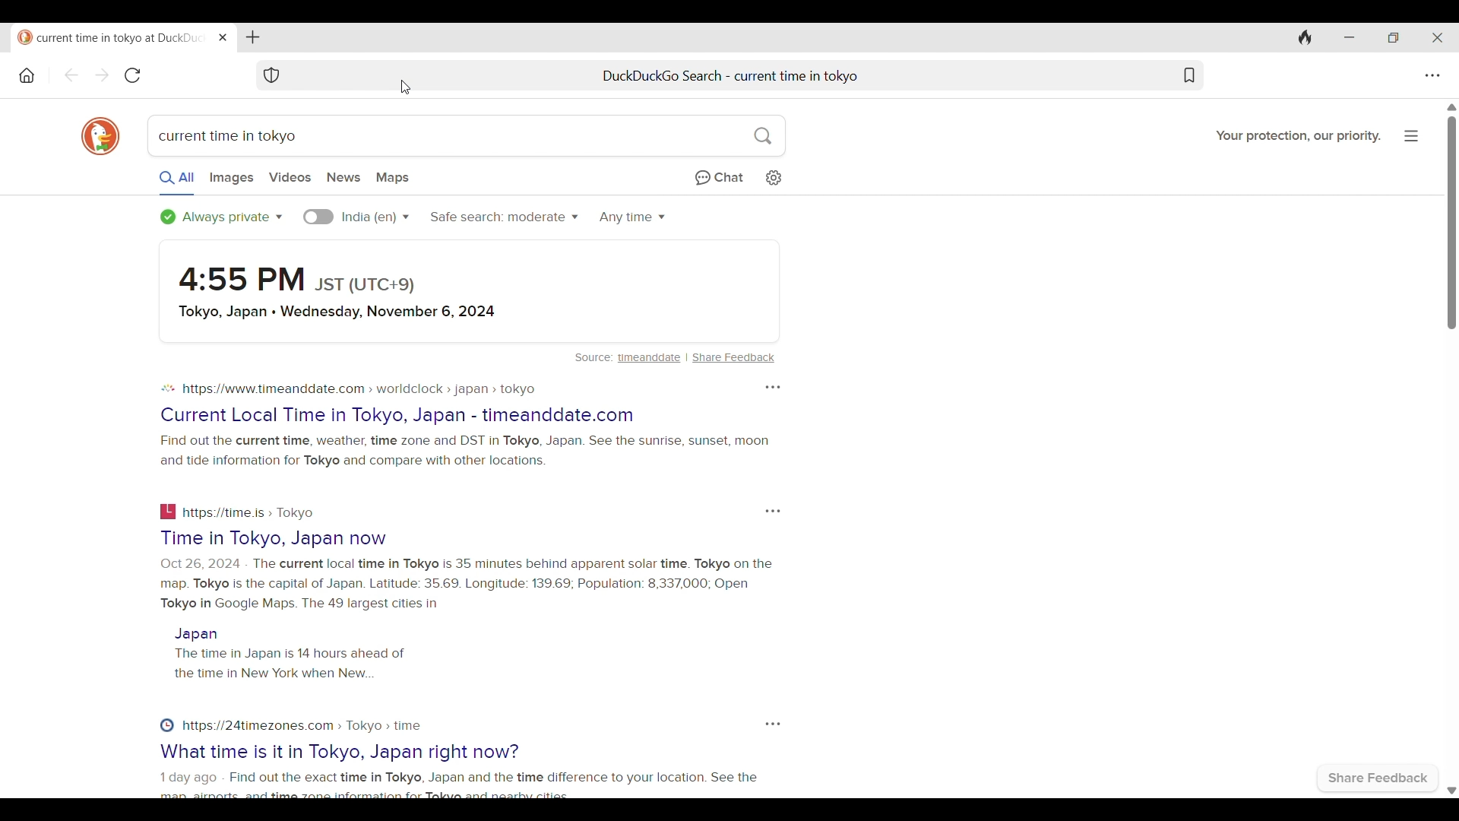 The width and height of the screenshot is (1459, 821). Describe the element at coordinates (1451, 449) in the screenshot. I see `Vertical slide bar` at that location.